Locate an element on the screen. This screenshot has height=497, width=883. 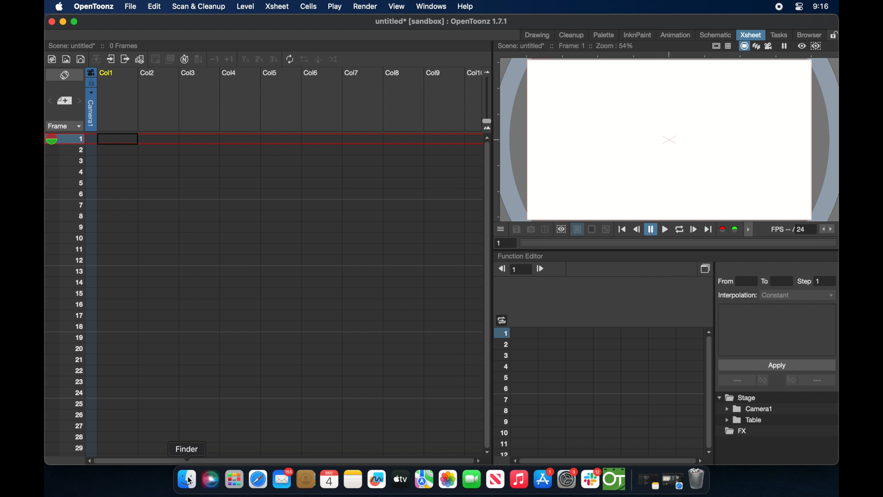
from is located at coordinates (728, 281).